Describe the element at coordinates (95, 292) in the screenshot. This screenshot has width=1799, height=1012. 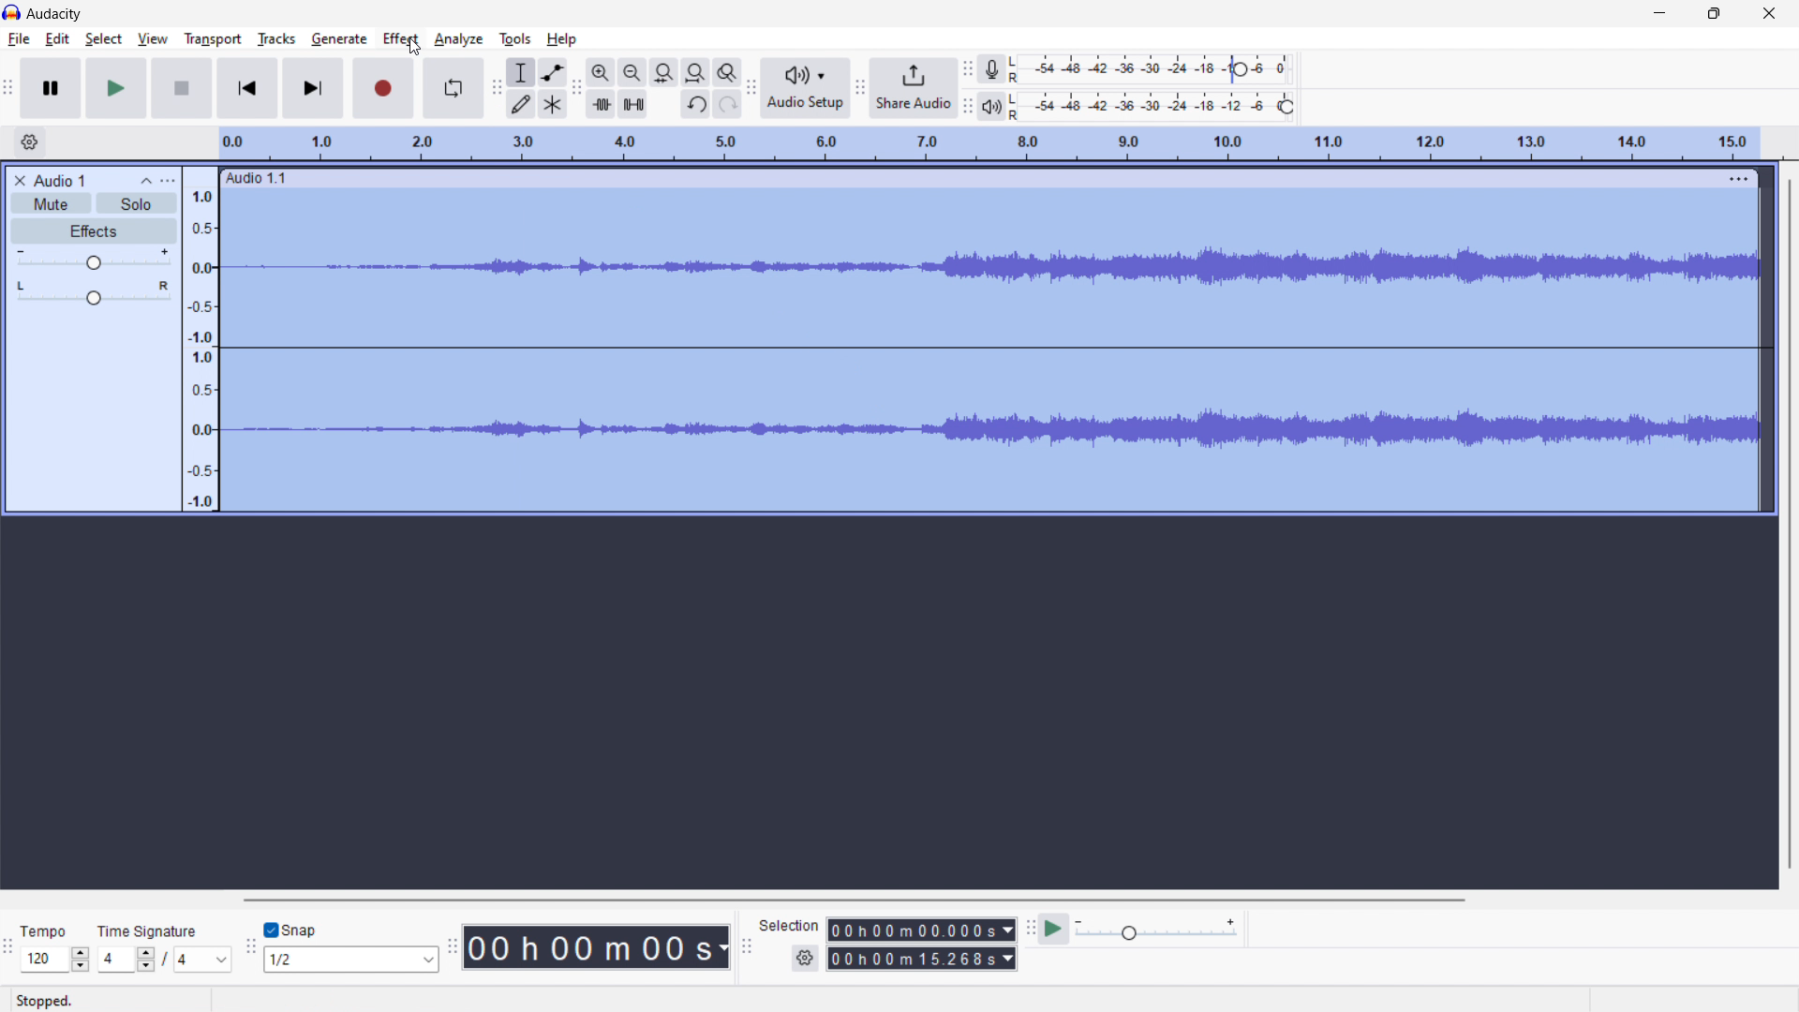
I see `pan: center` at that location.